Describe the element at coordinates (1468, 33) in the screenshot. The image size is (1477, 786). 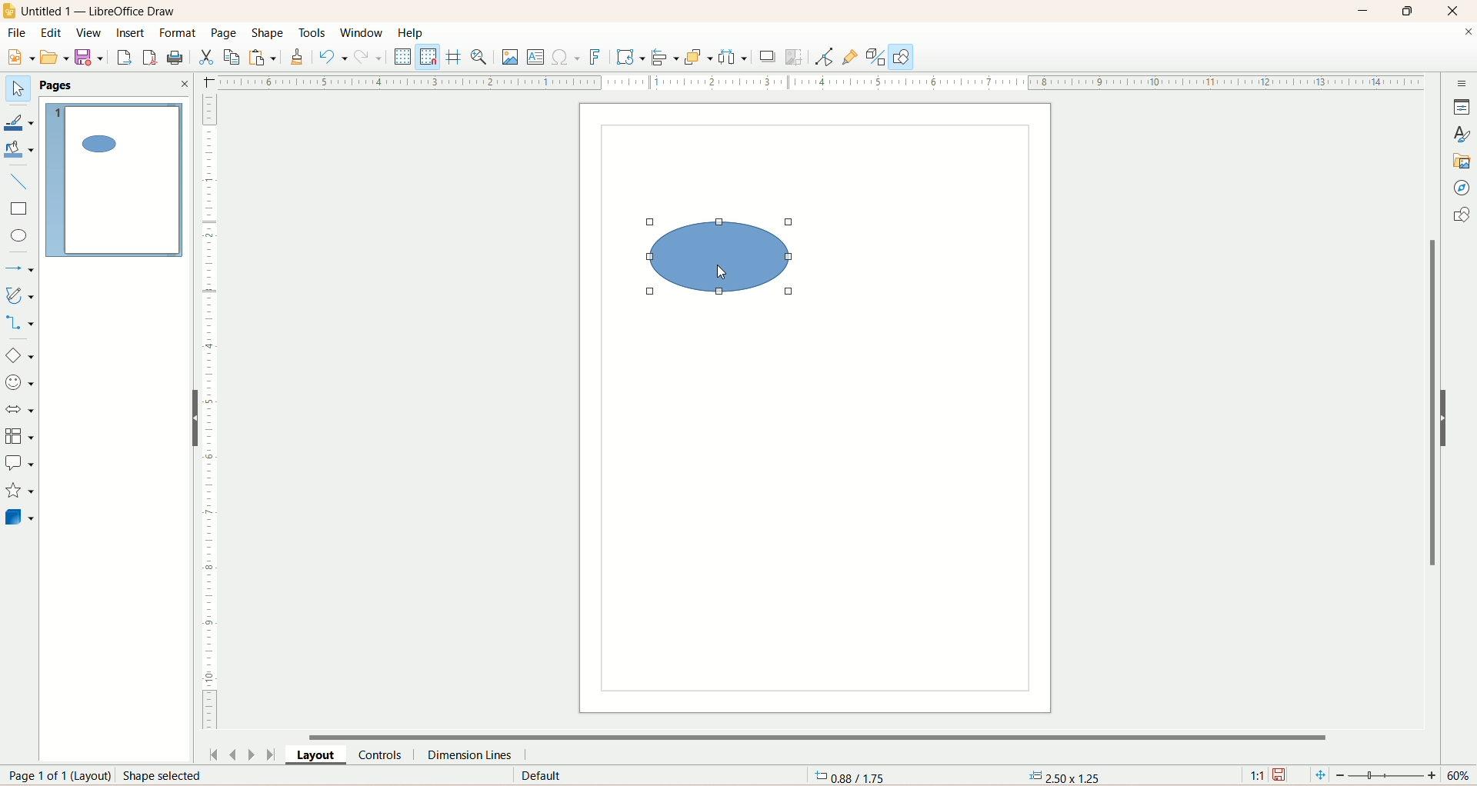
I see `close documents` at that location.